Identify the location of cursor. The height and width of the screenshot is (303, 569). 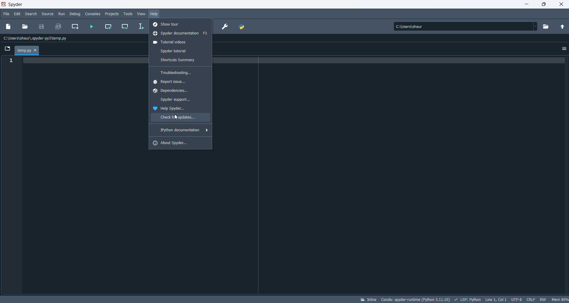
(177, 117).